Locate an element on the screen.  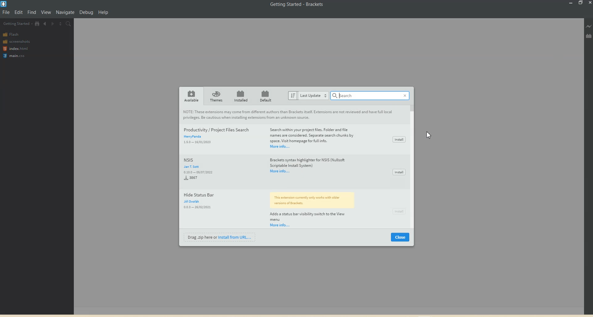
Search bar is located at coordinates (364, 95).